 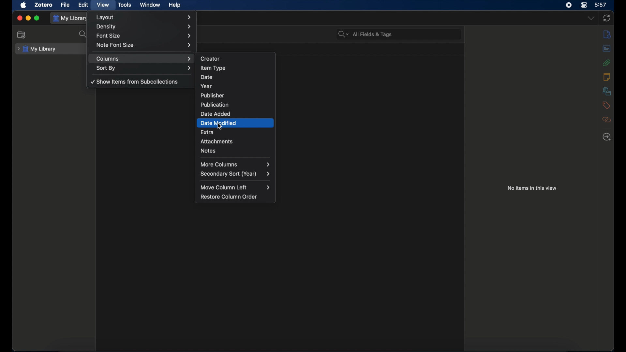 I want to click on apple icon, so click(x=24, y=5).